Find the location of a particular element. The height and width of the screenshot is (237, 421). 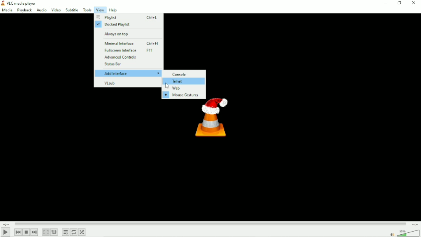

Add interface is located at coordinates (128, 73).